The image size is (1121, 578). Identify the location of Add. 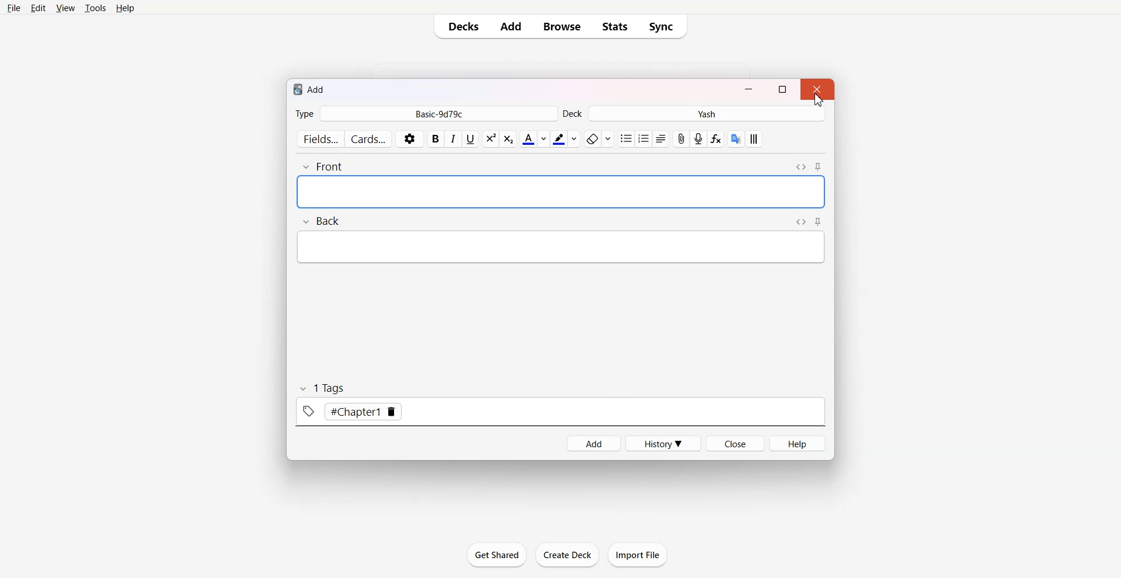
(593, 444).